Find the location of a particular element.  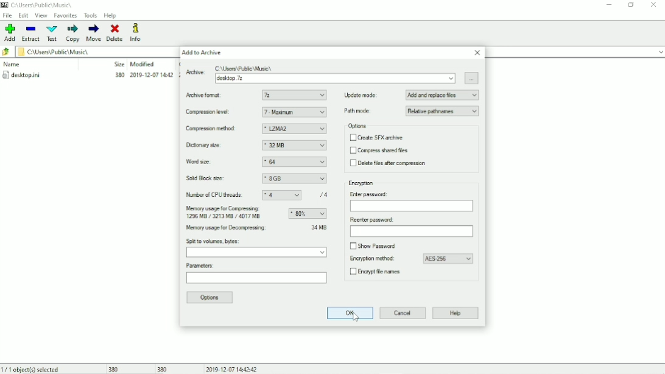

Size is located at coordinates (119, 64).